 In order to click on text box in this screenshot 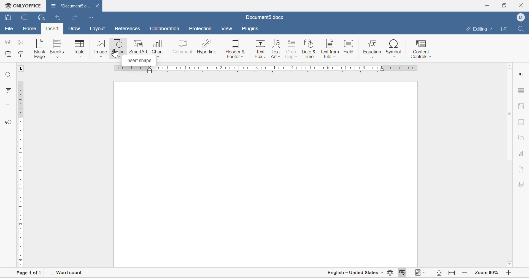, I will do `click(261, 49)`.